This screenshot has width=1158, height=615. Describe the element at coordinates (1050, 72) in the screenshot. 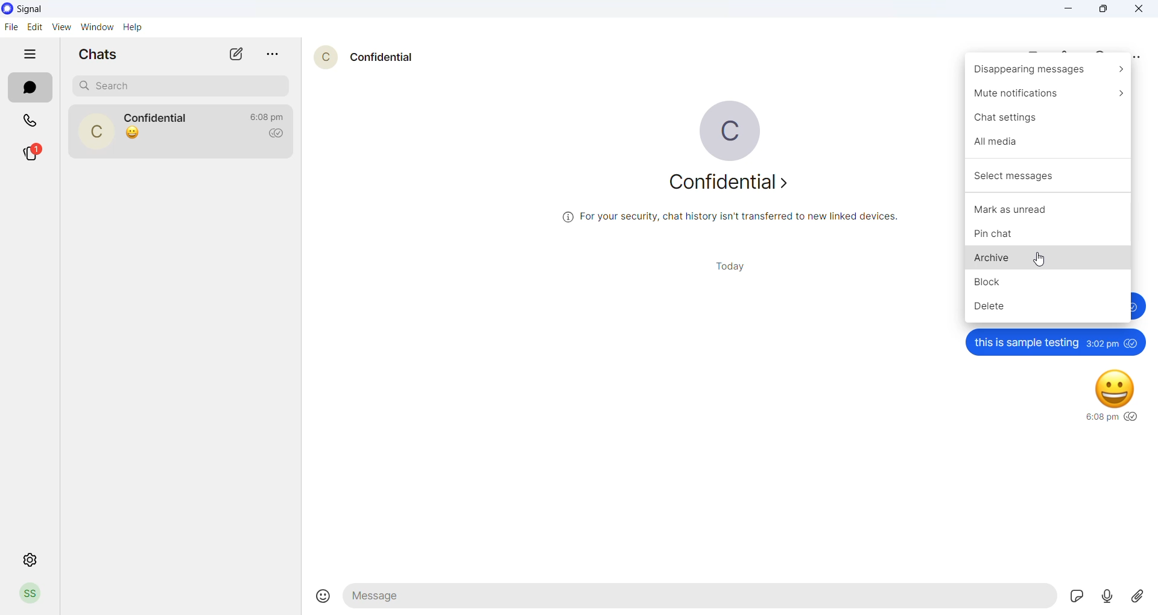

I see `disappearing messages` at that location.